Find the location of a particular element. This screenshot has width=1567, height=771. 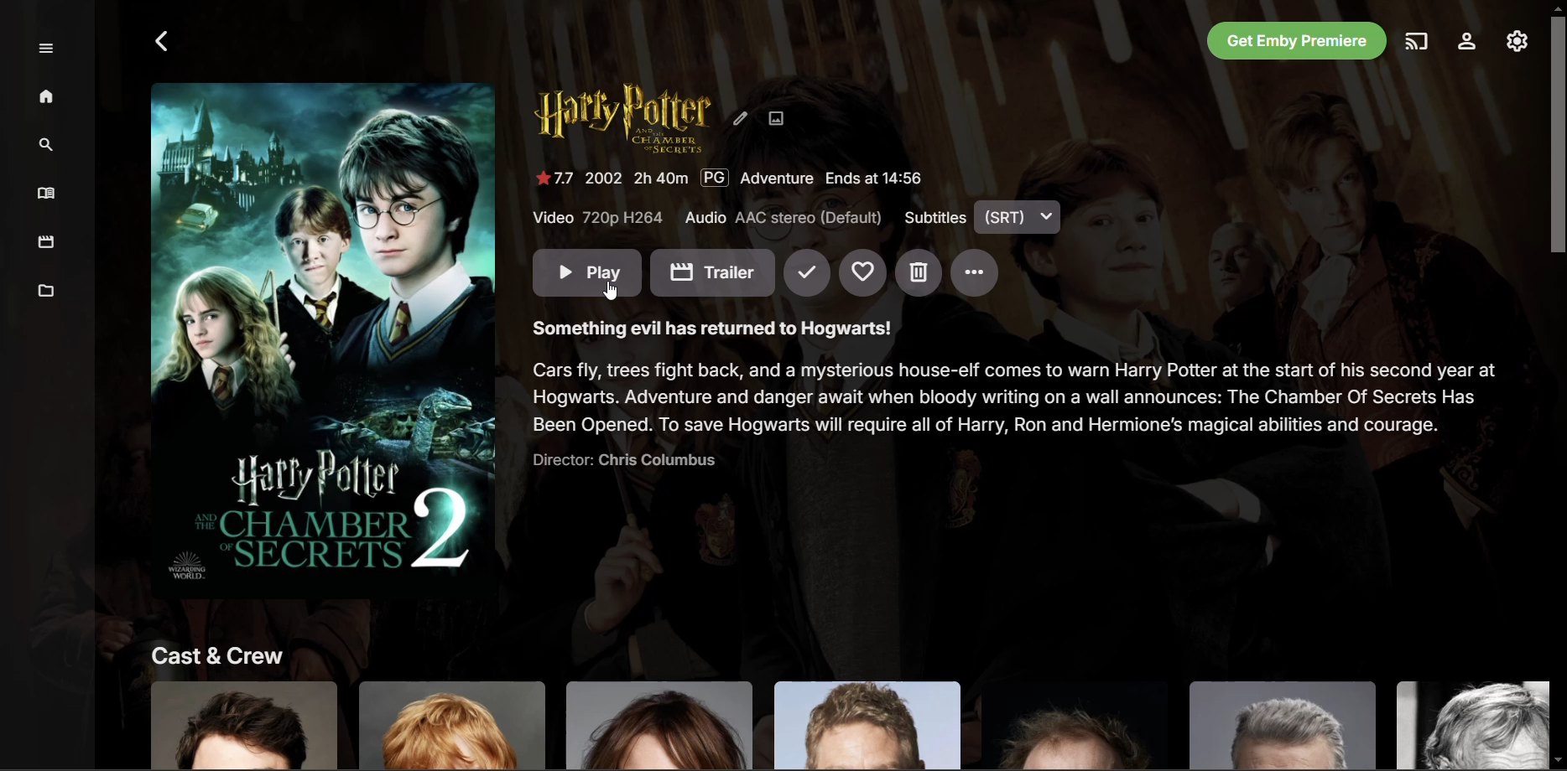

Play is located at coordinates (588, 274).